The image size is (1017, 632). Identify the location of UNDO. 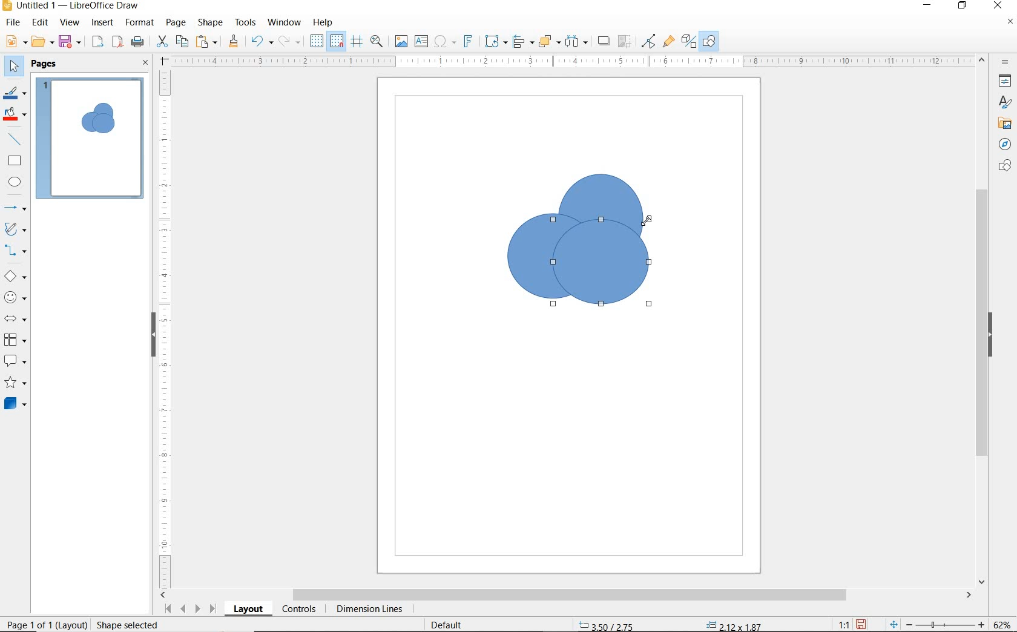
(262, 42).